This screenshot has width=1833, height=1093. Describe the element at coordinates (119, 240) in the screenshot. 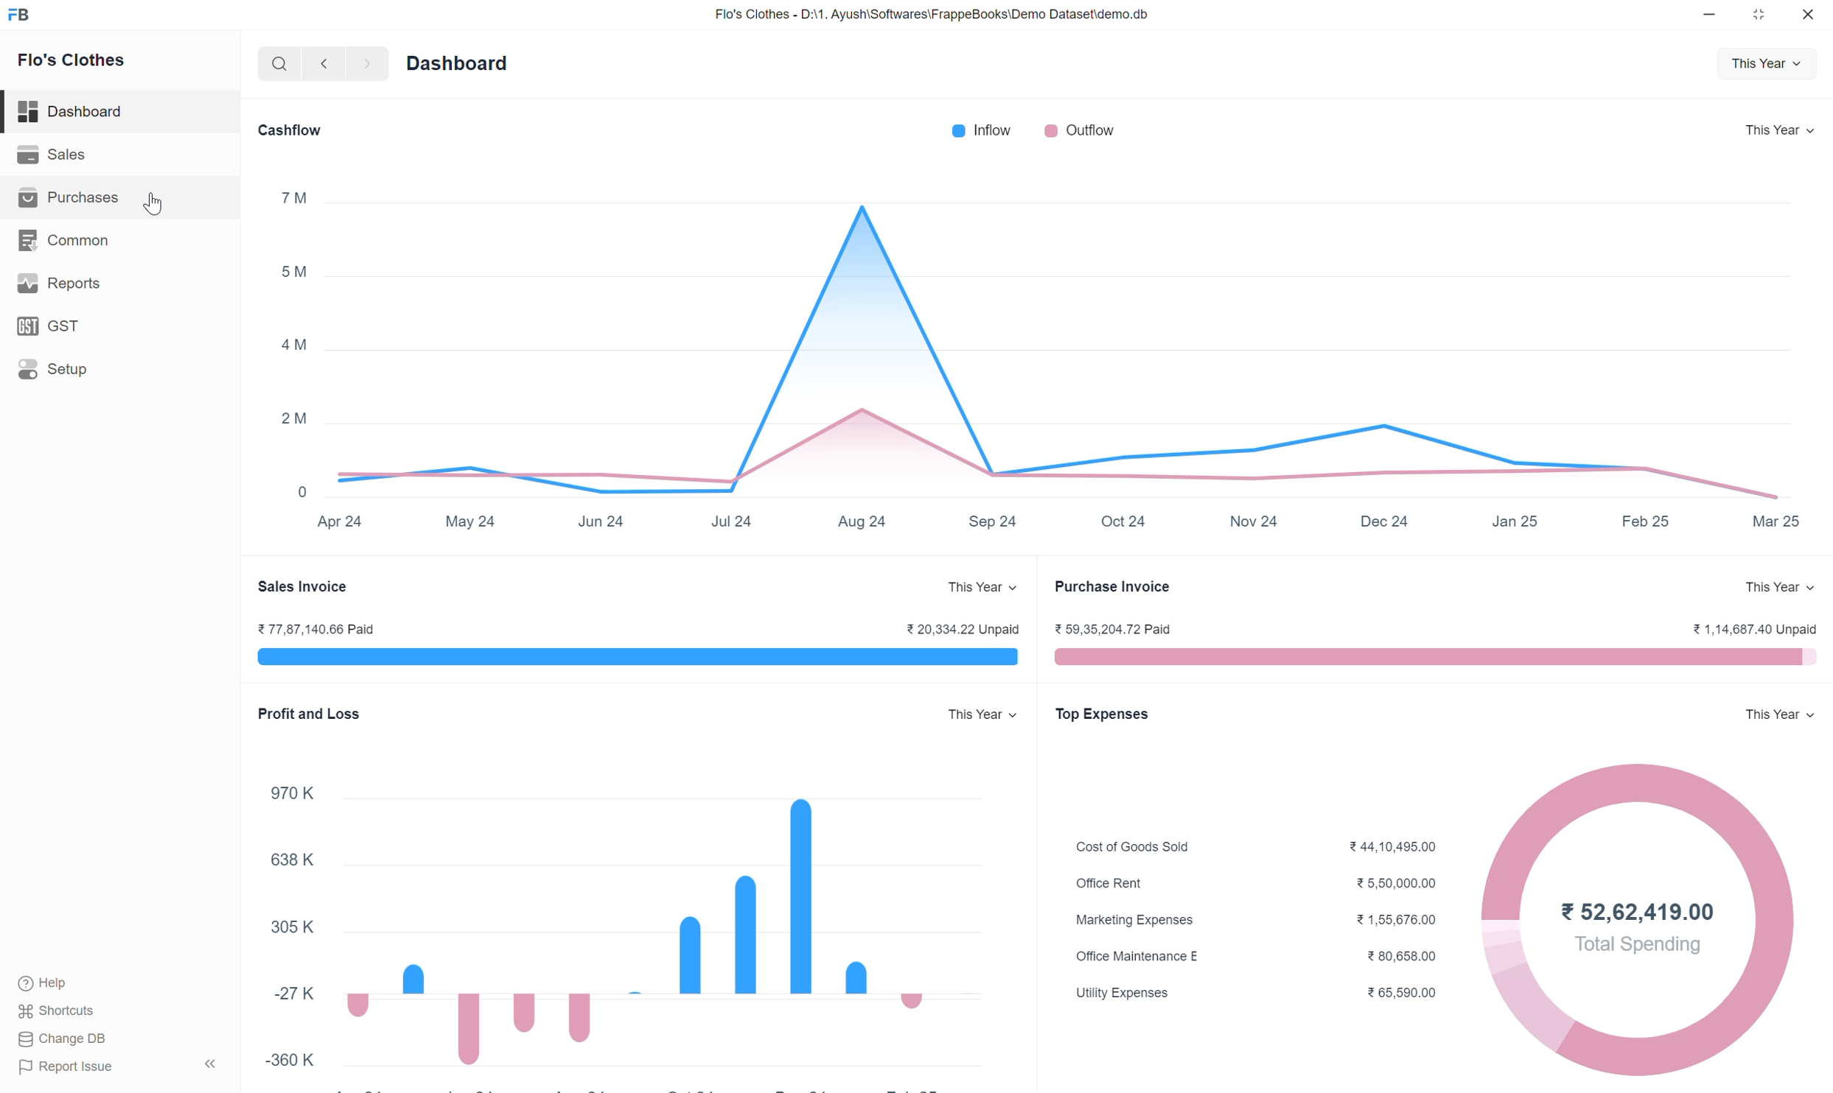

I see `Common` at that location.